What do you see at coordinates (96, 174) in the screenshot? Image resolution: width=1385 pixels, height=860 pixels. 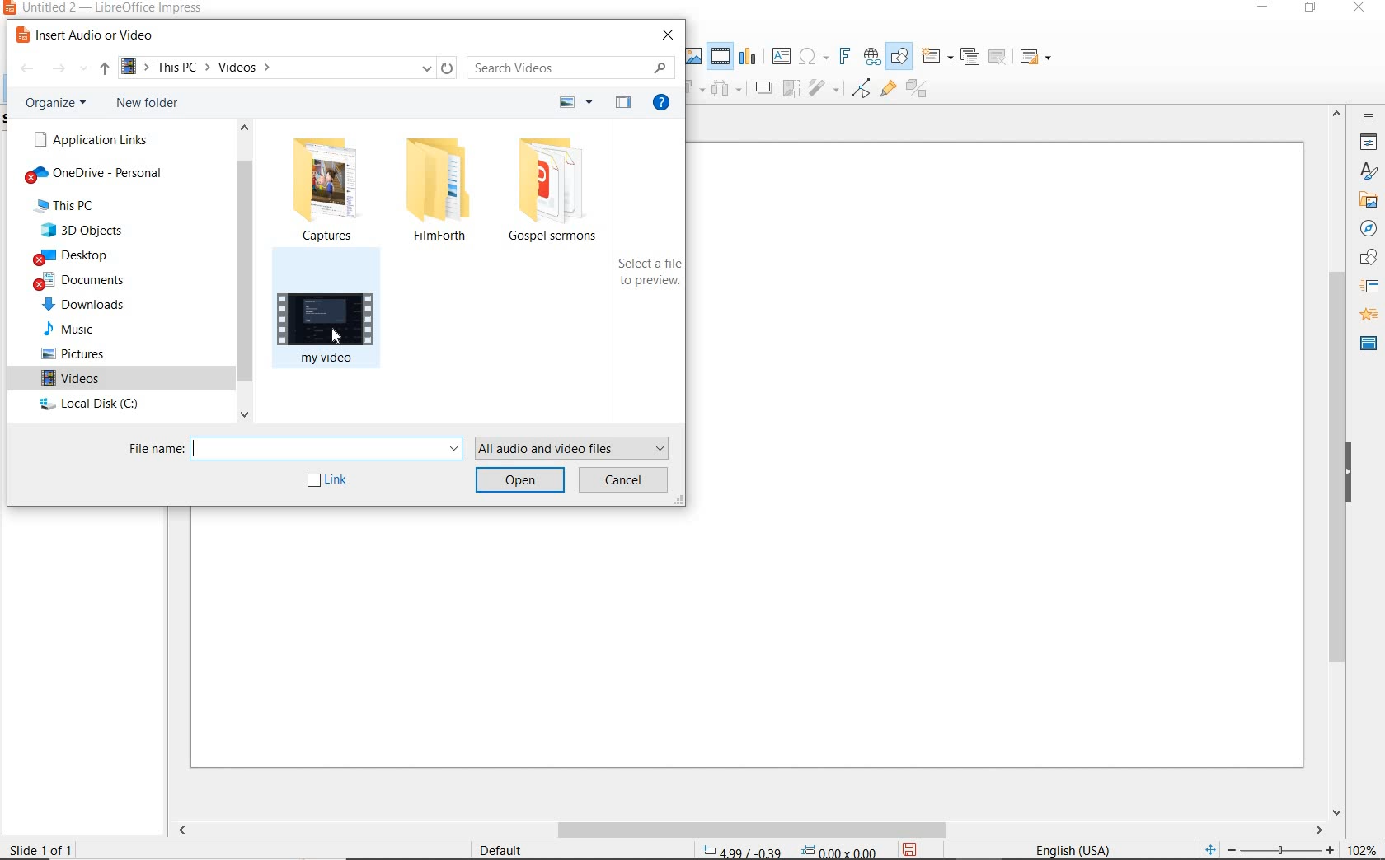 I see `OneDrive` at bounding box center [96, 174].